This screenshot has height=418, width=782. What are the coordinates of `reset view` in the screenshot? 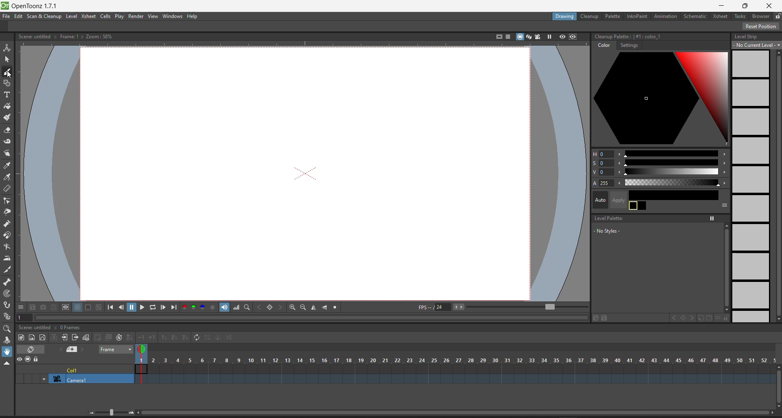 It's located at (336, 308).